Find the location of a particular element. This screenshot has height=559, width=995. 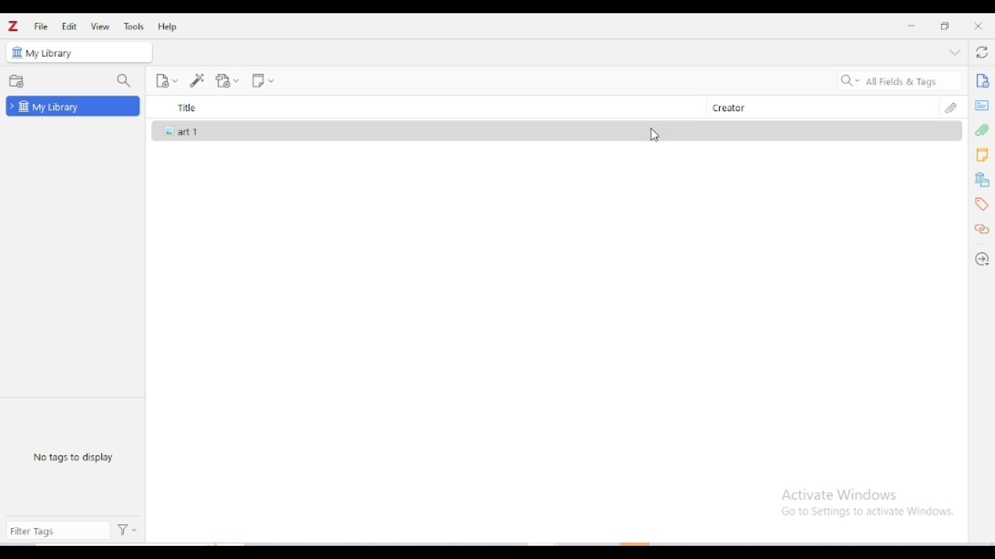

help is located at coordinates (169, 26).